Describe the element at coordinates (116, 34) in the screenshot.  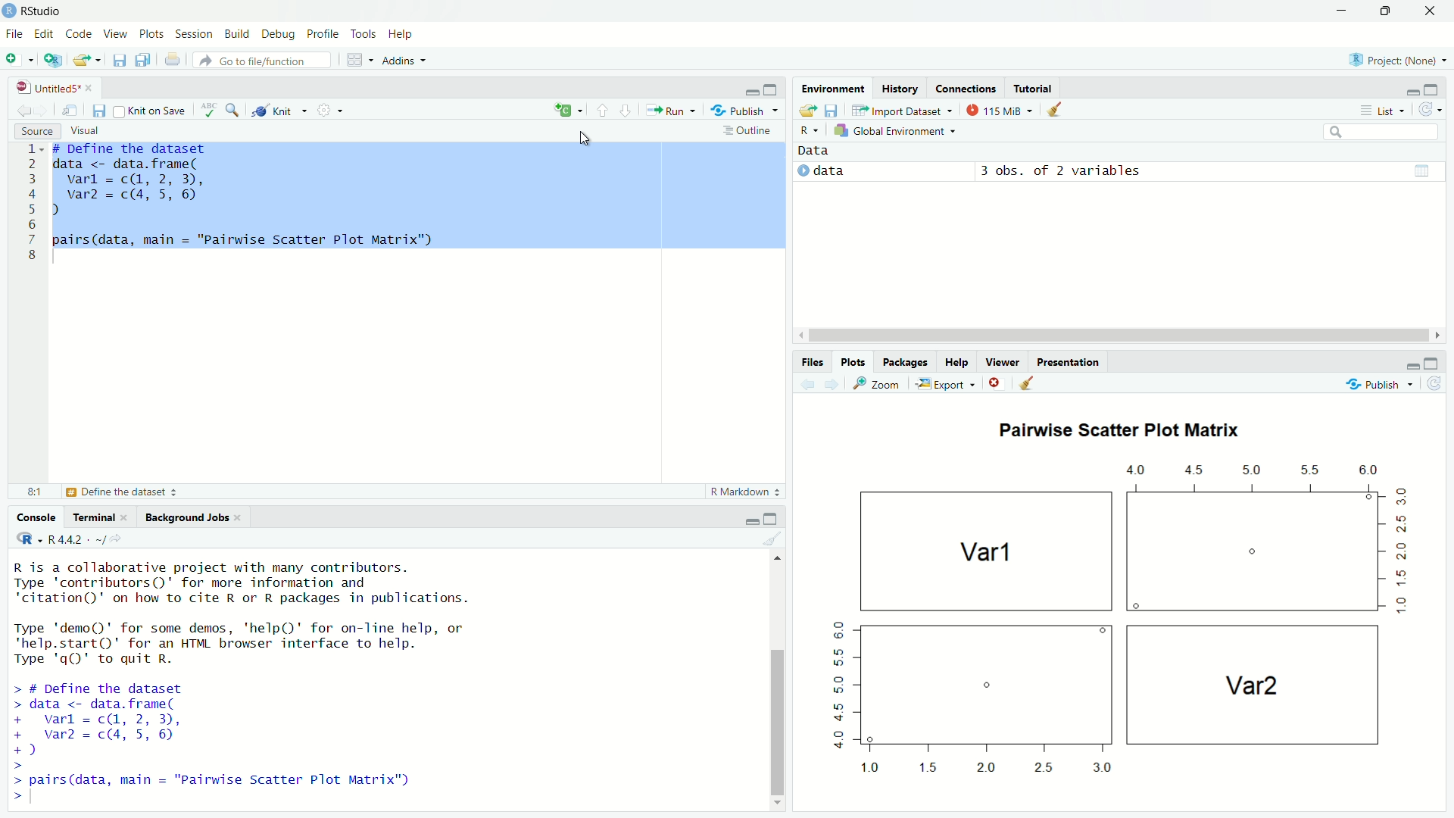
I see `View` at that location.